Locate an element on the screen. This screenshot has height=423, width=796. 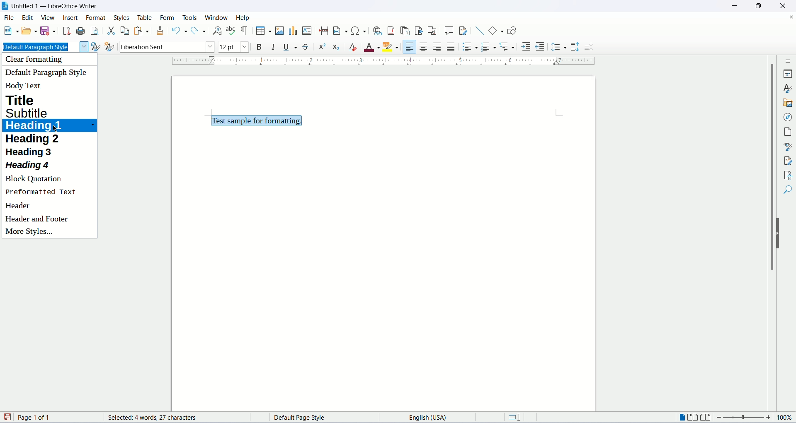
insert footnote is located at coordinates (392, 31).